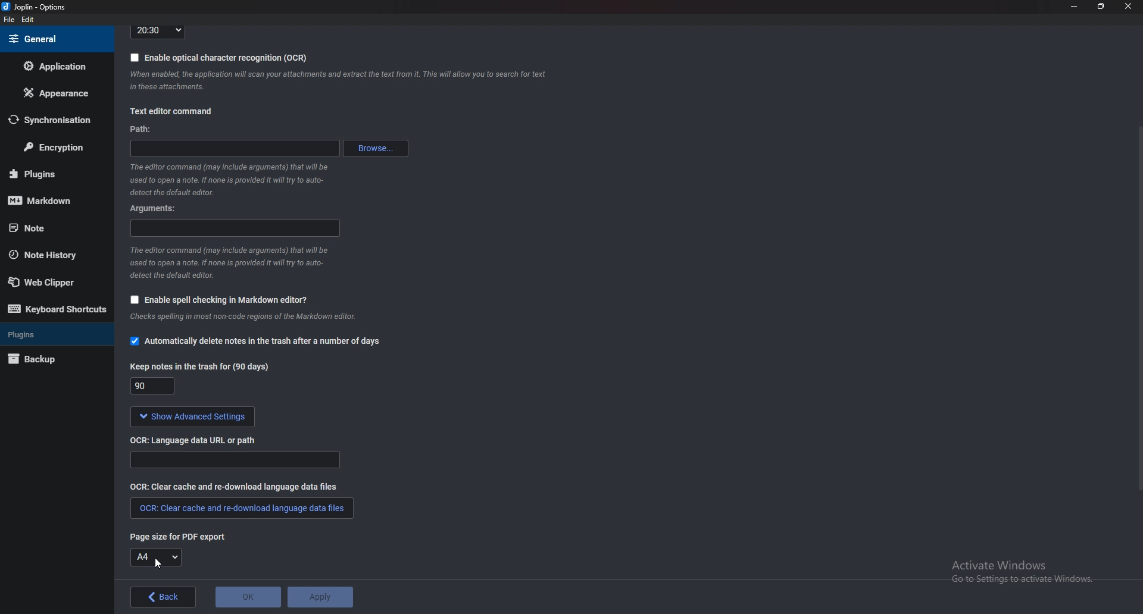 This screenshot has width=1143, height=614. Describe the element at coordinates (202, 366) in the screenshot. I see `Keep notes in the trash for` at that location.